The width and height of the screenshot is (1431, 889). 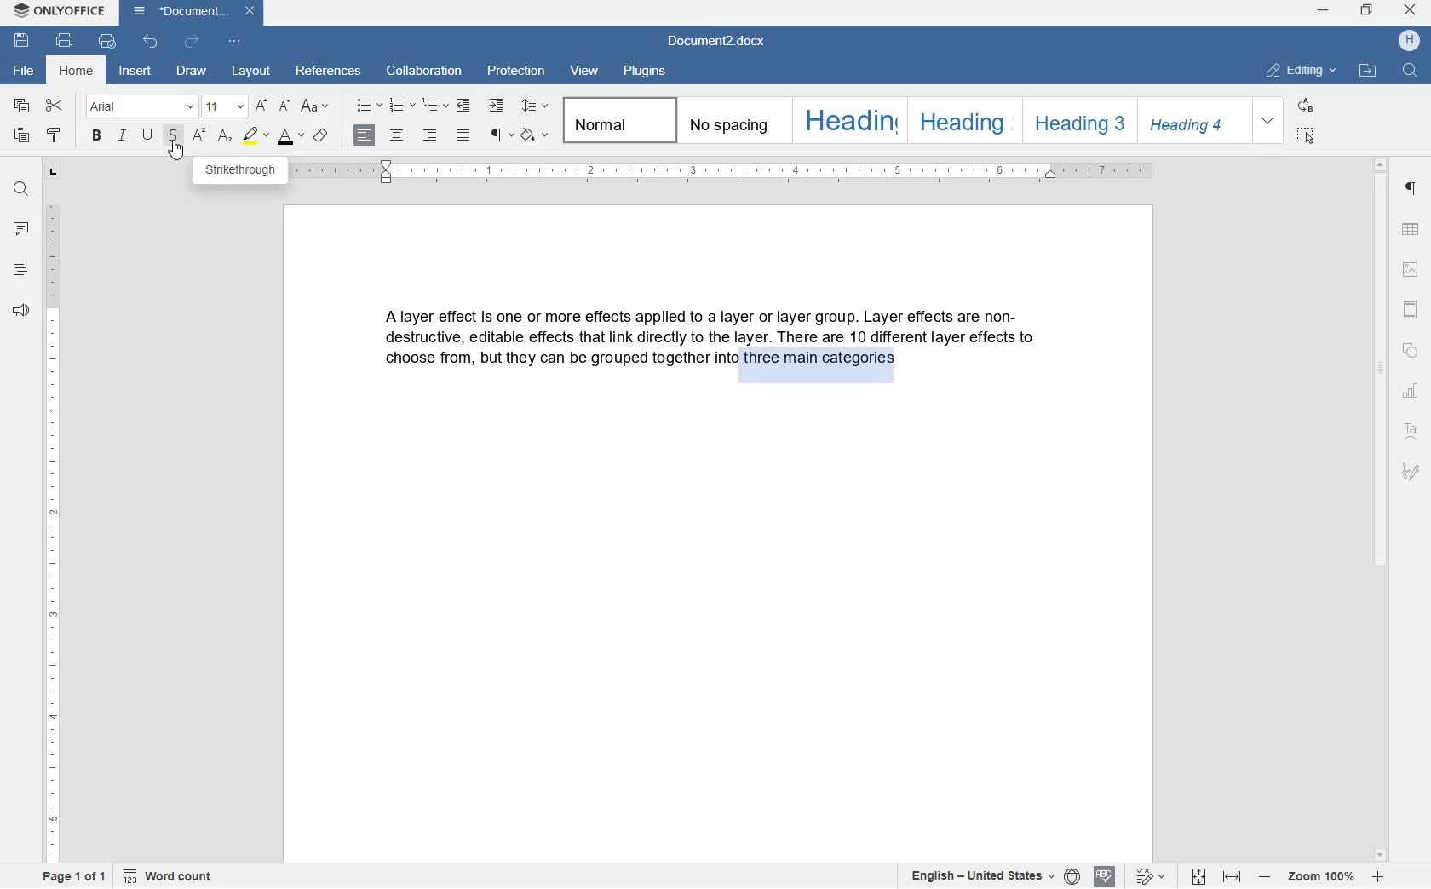 I want to click on italic, so click(x=124, y=138).